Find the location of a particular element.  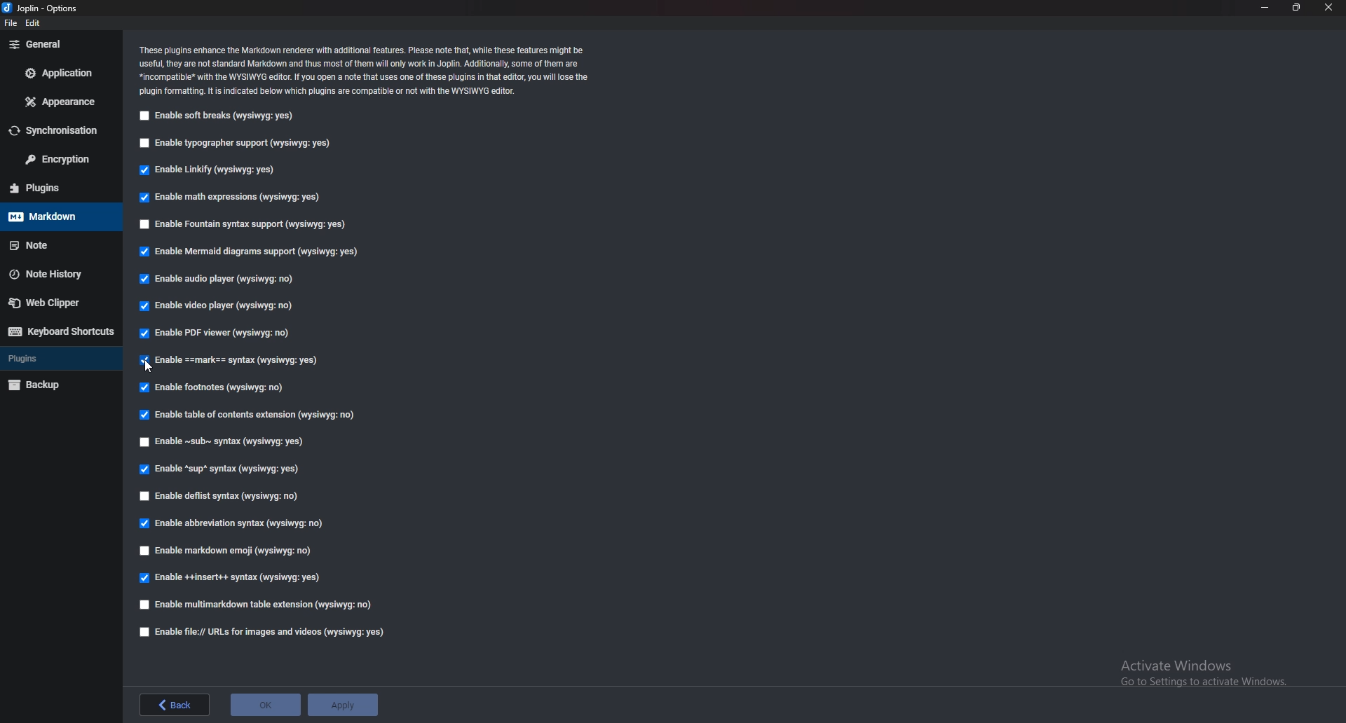

backup is located at coordinates (53, 385).